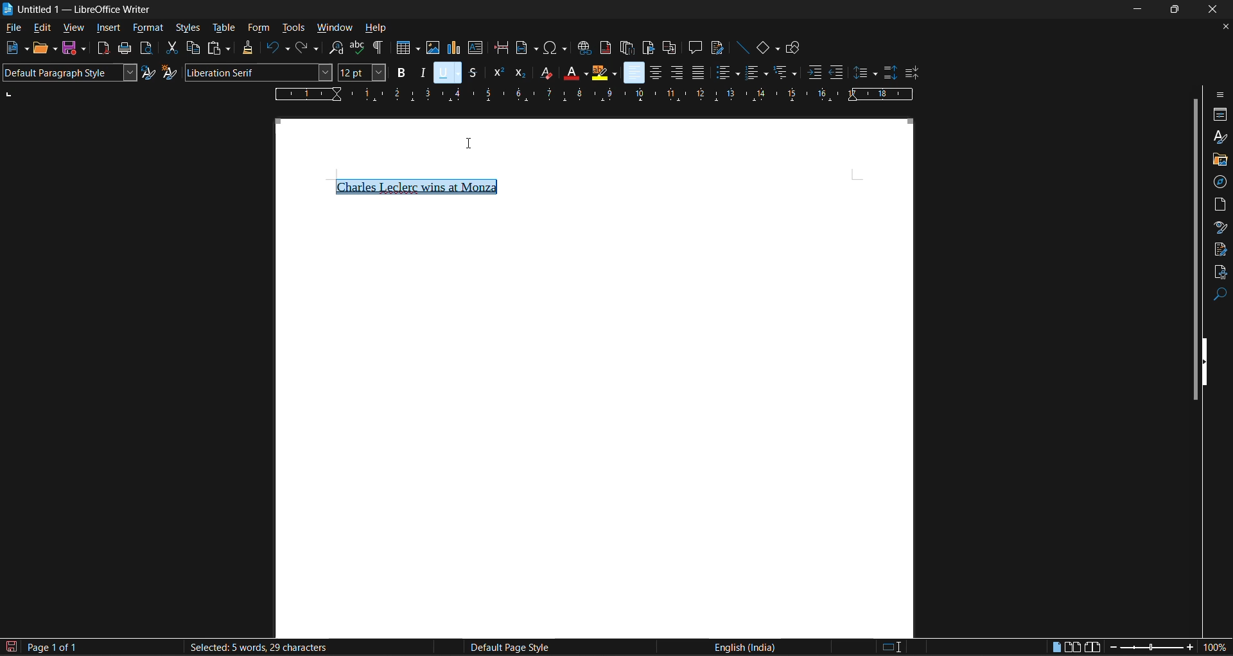  What do you see at coordinates (497, 73) in the screenshot?
I see `superscipt` at bounding box center [497, 73].